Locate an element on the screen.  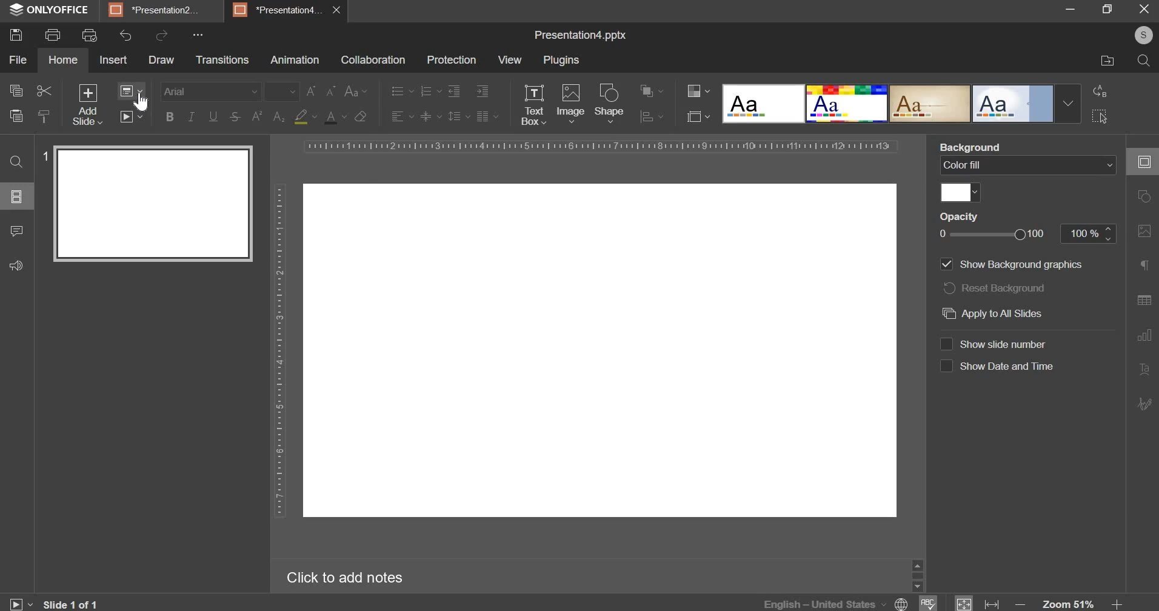
click to add notes is located at coordinates (339, 578).